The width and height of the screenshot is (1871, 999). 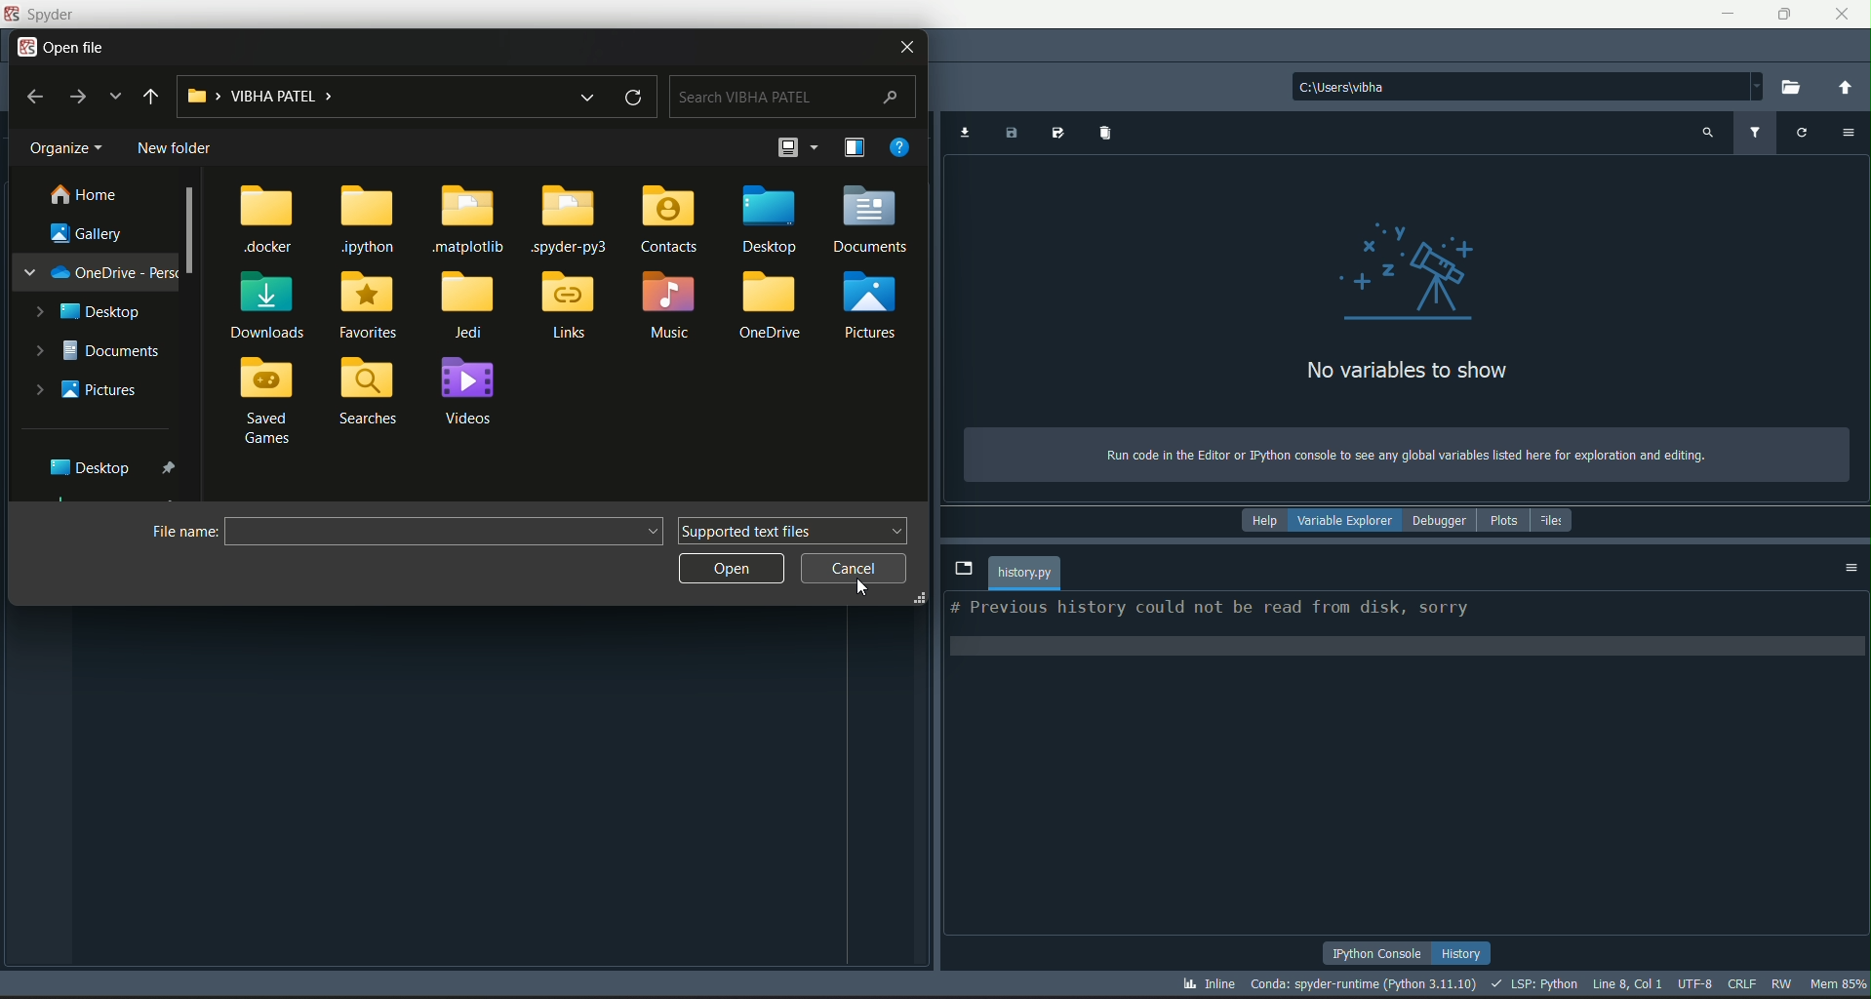 What do you see at coordinates (768, 218) in the screenshot?
I see `desktop` at bounding box center [768, 218].